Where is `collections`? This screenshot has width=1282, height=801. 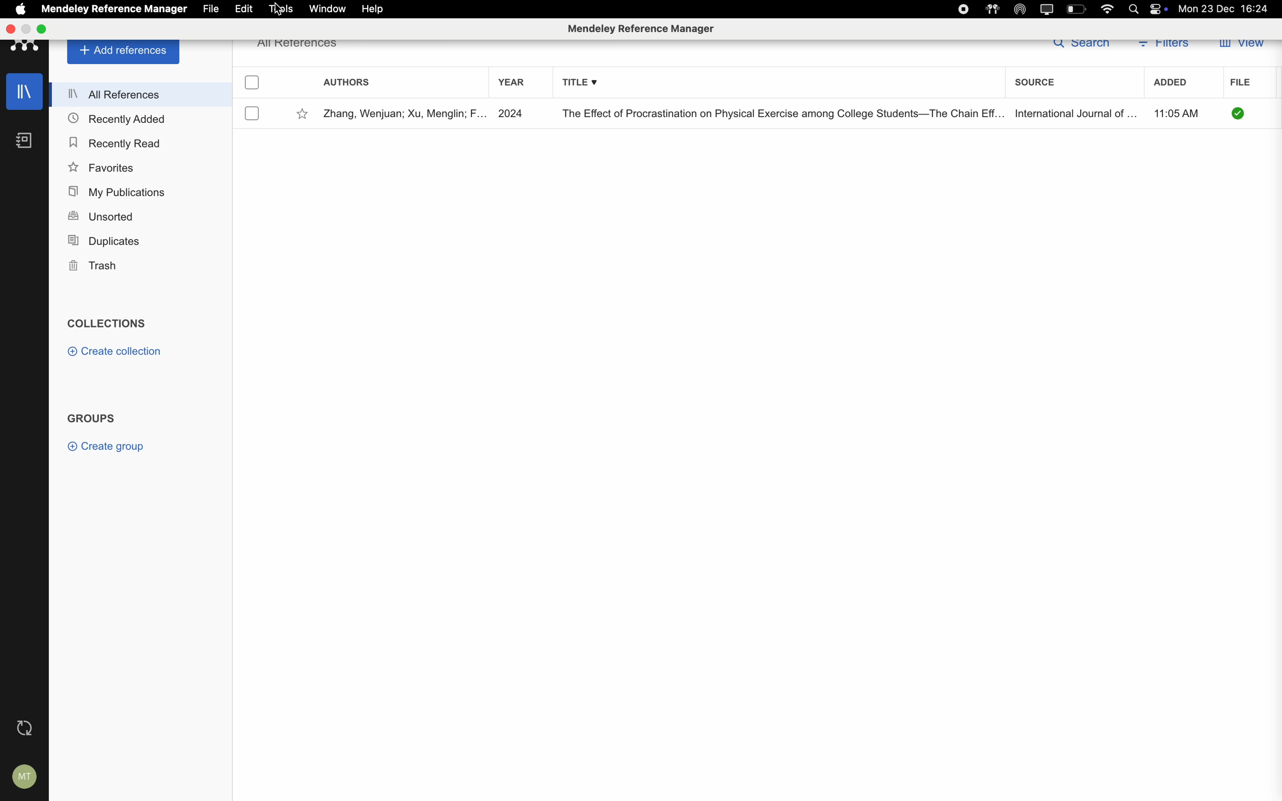
collections is located at coordinates (106, 323).